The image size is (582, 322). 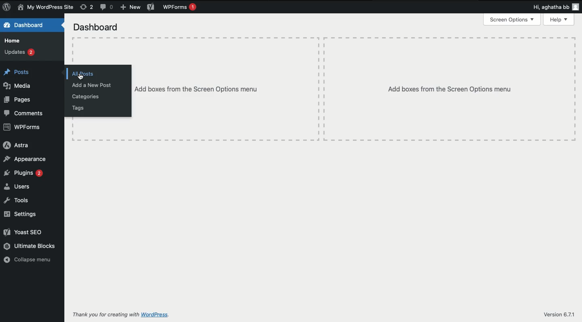 I want to click on Add boxes from the screen options menu, so click(x=450, y=89).